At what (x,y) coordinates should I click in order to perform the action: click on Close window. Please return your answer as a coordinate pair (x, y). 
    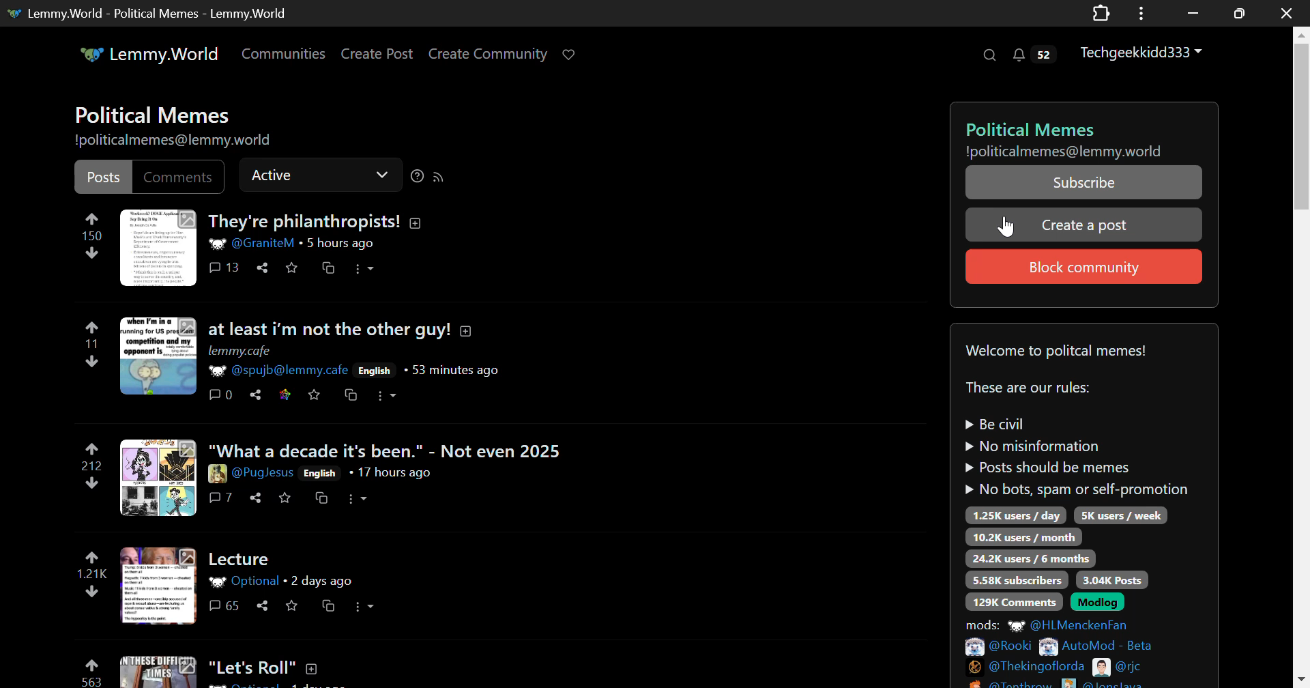
    Looking at the image, I should click on (1288, 12).